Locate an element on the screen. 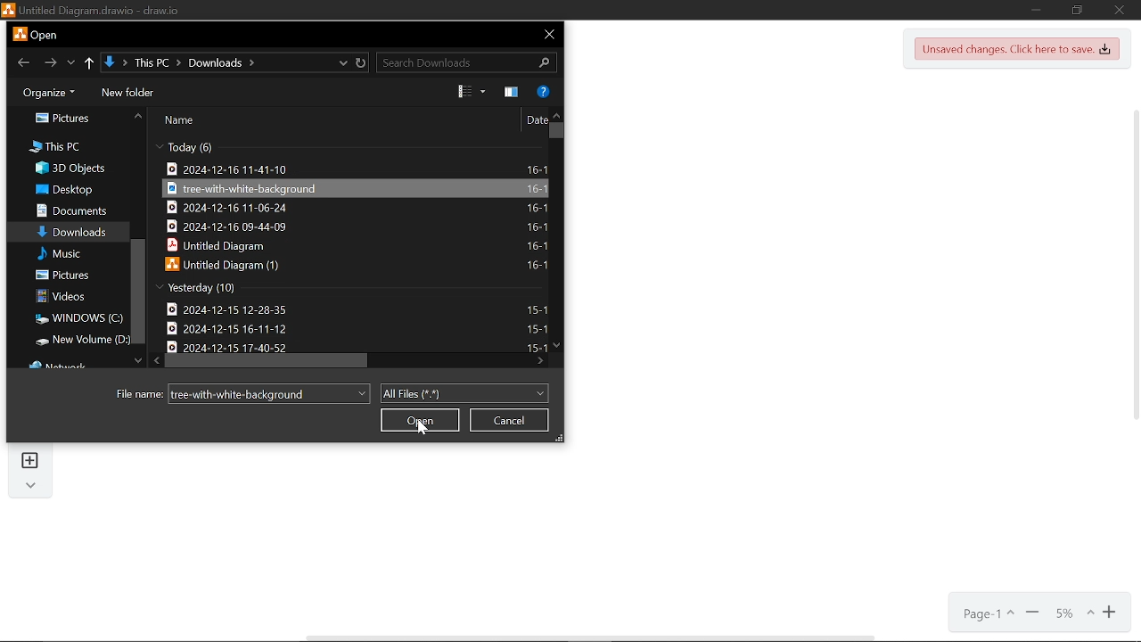 The image size is (1141, 642). Search is located at coordinates (465, 63).